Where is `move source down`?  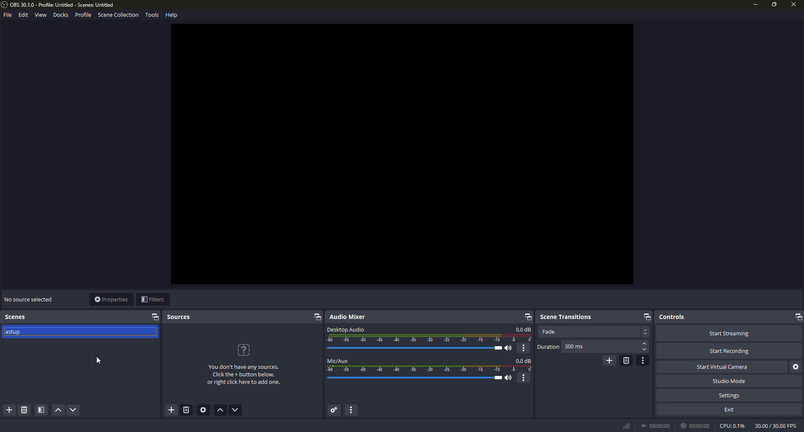 move source down is located at coordinates (235, 410).